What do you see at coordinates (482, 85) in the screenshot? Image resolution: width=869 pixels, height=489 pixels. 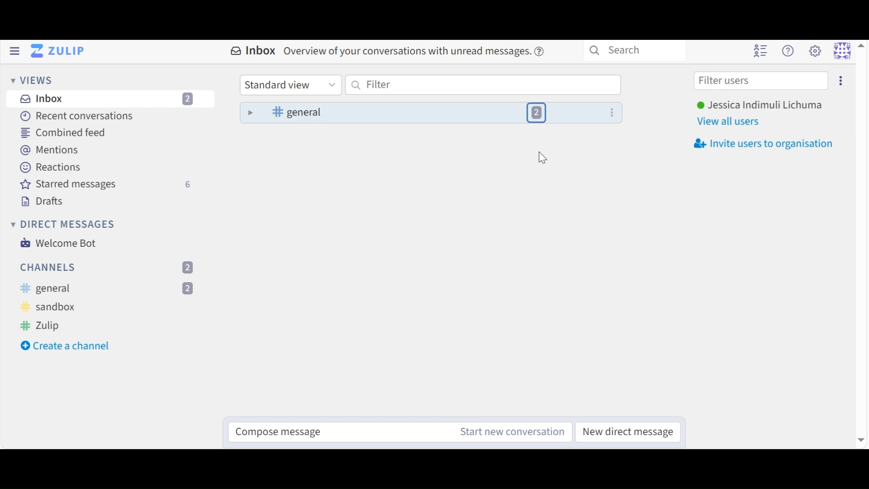 I see `Filter` at bounding box center [482, 85].